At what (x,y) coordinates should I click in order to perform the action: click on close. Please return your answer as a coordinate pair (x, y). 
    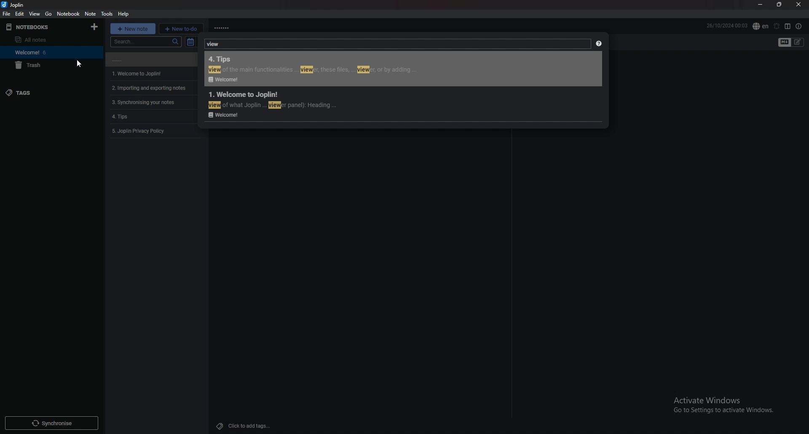
    Looking at the image, I should click on (799, 4).